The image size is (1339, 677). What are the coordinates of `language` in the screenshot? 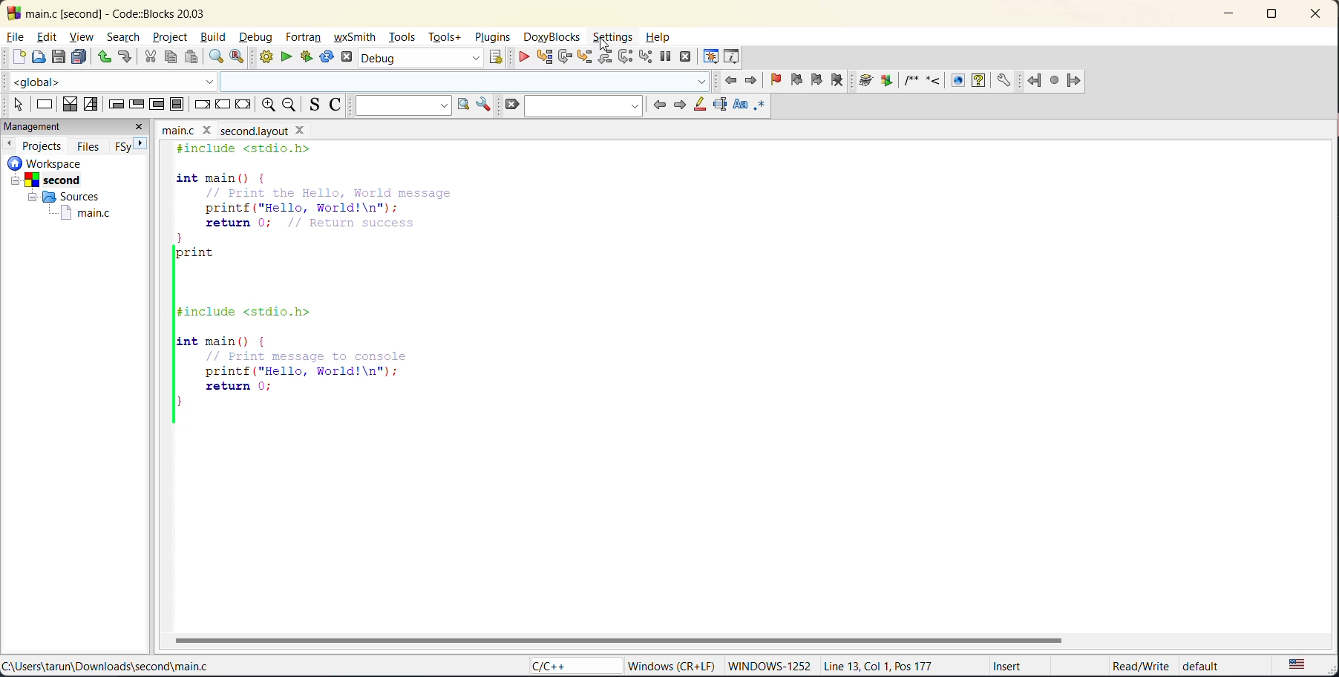 It's located at (568, 667).